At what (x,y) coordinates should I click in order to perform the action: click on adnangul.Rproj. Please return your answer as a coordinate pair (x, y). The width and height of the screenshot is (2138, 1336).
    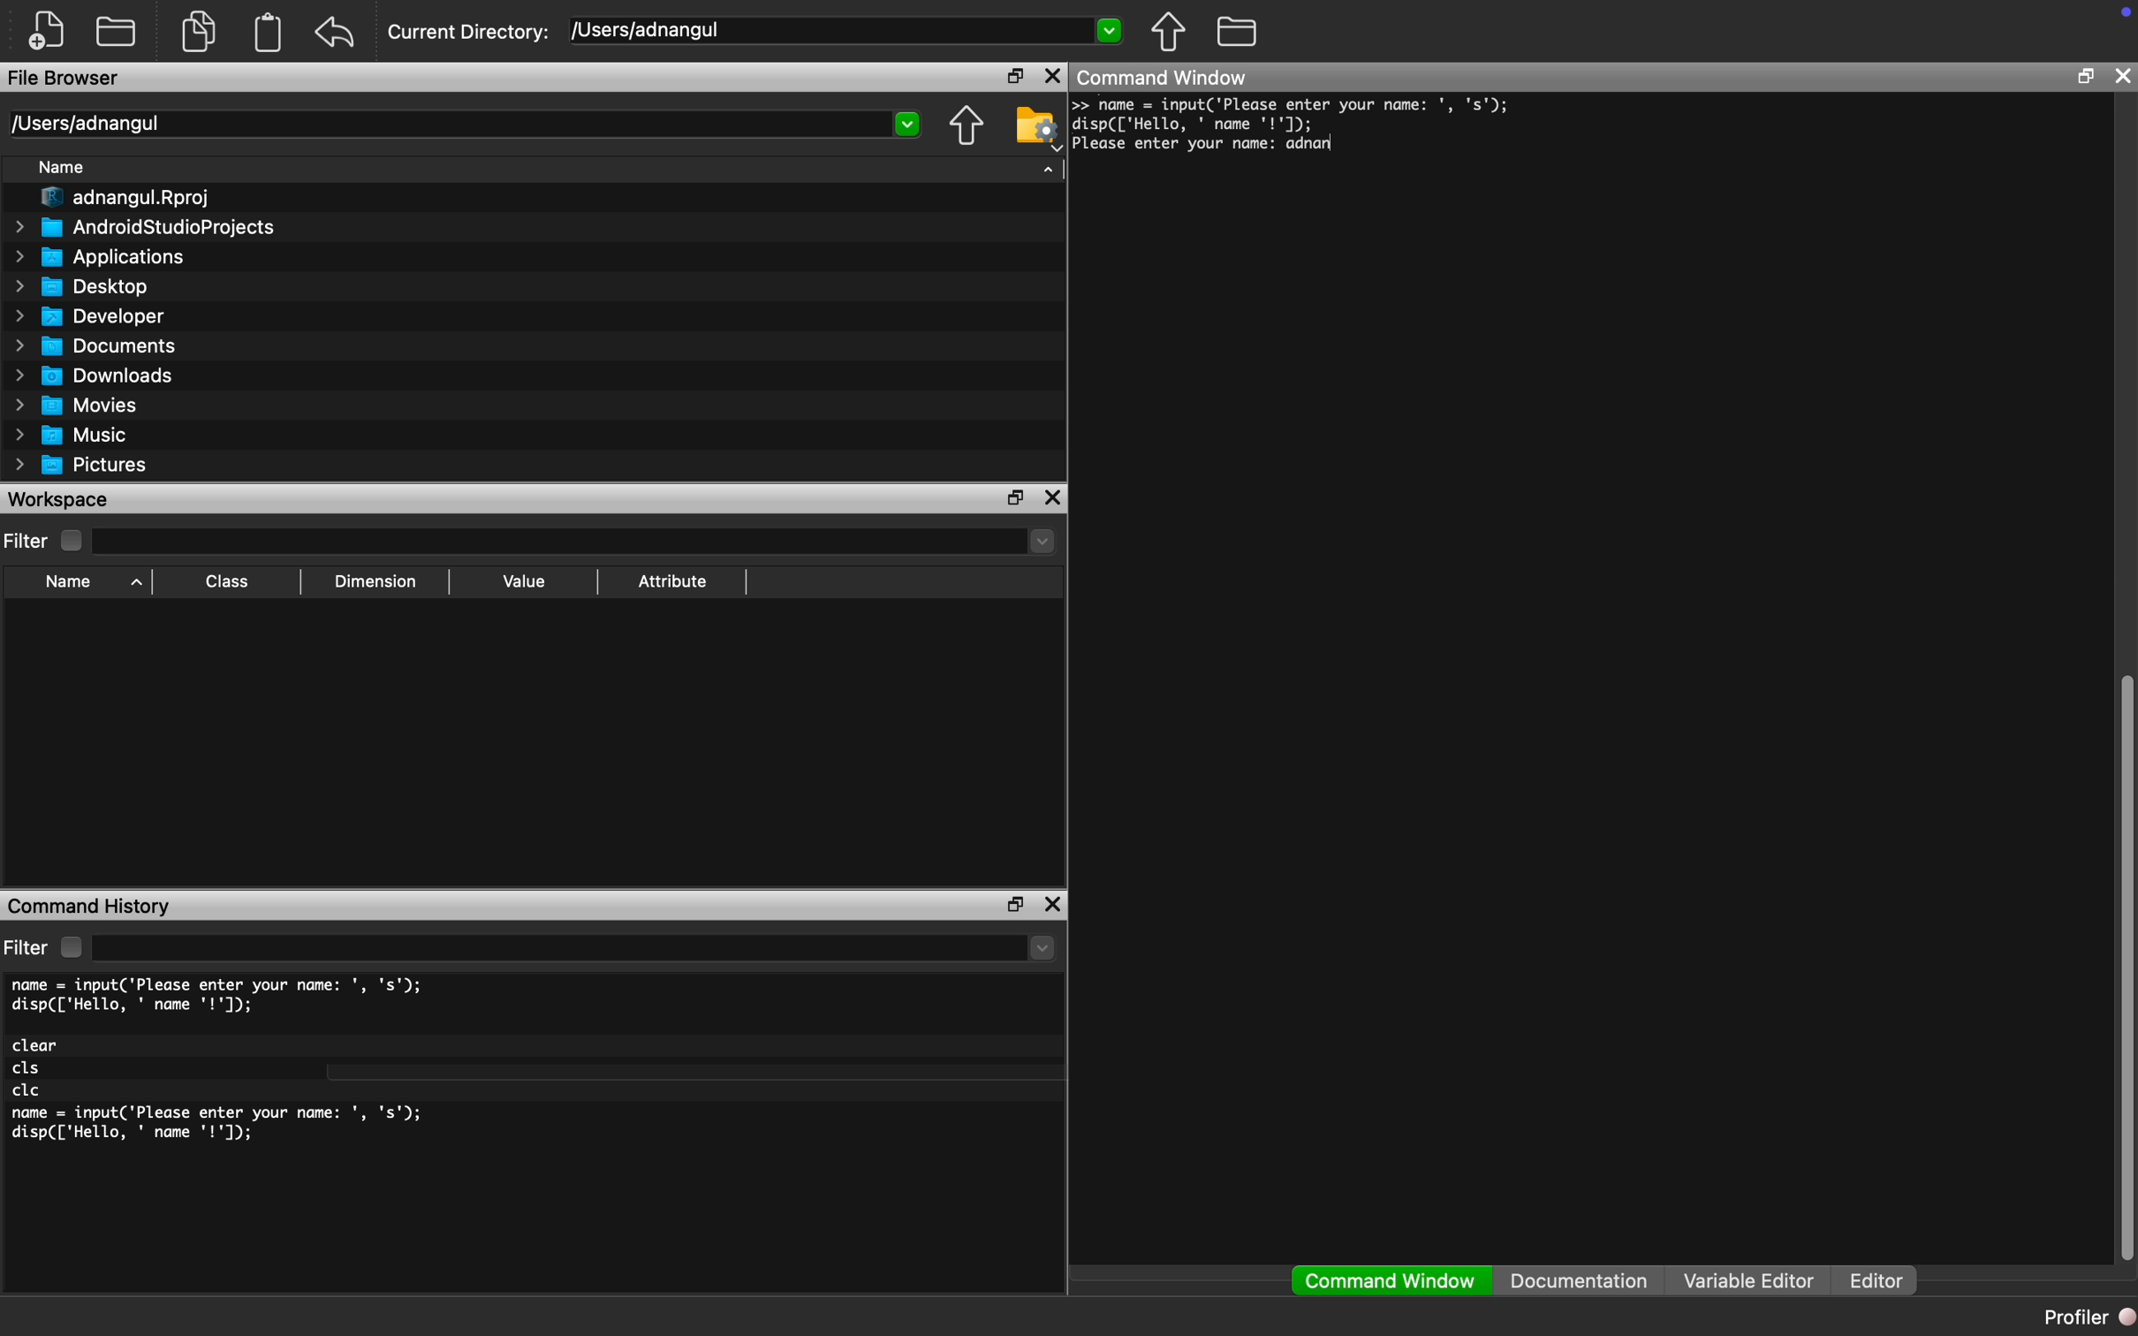
    Looking at the image, I should click on (128, 198).